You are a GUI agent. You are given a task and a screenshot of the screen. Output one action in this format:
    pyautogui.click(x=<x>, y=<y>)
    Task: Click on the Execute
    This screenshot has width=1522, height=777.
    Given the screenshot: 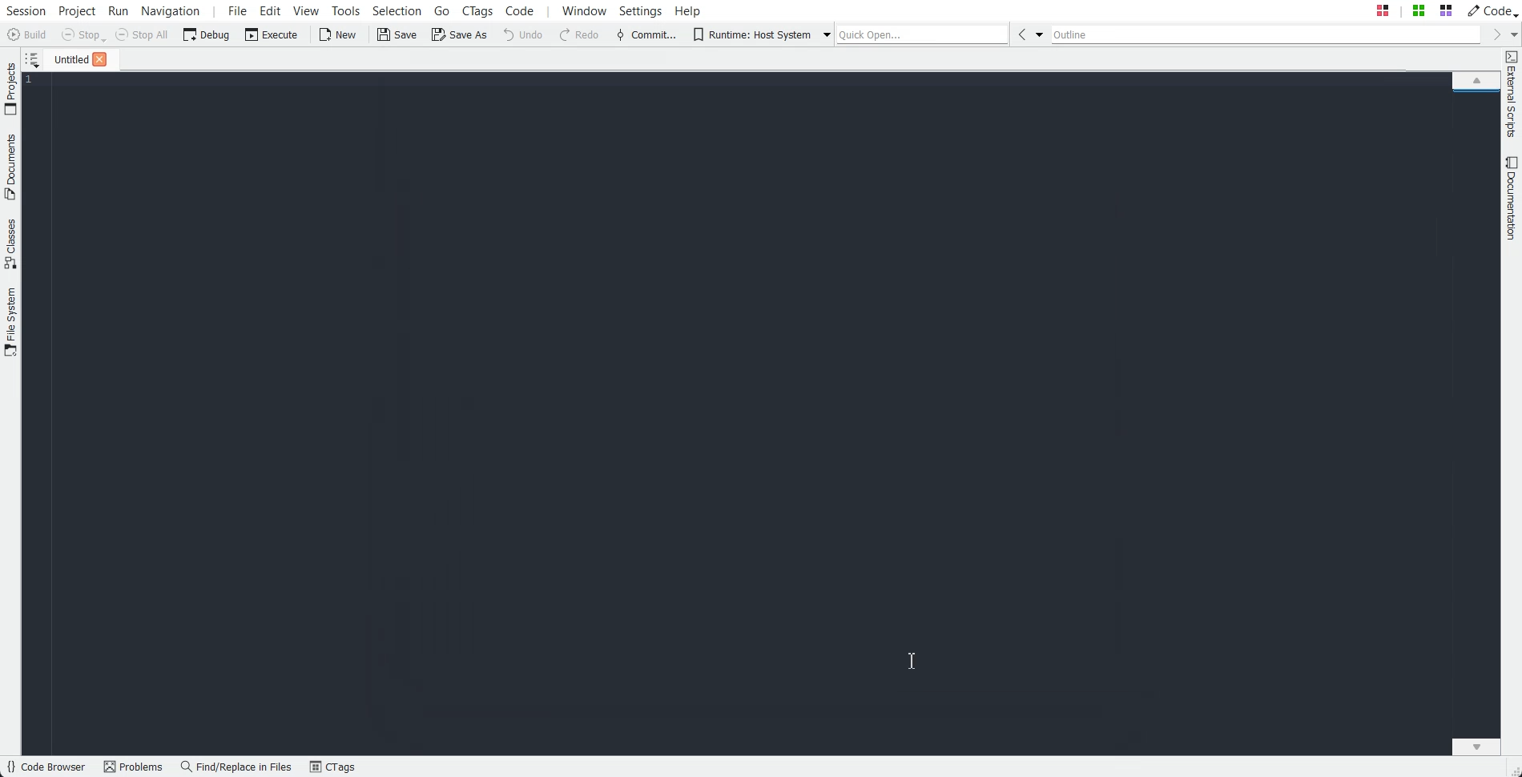 What is the action you would take?
    pyautogui.click(x=272, y=34)
    